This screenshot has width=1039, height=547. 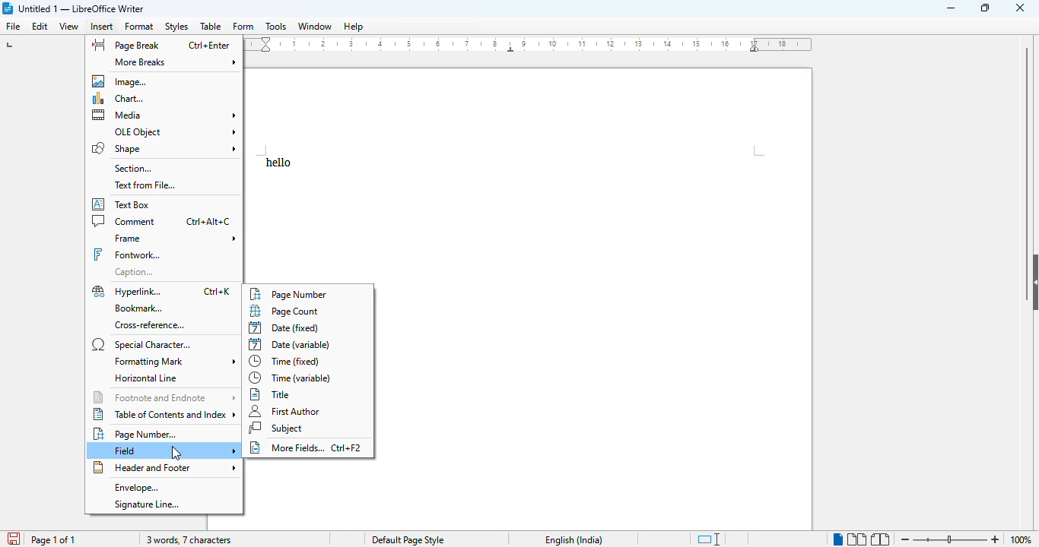 What do you see at coordinates (139, 27) in the screenshot?
I see `format` at bounding box center [139, 27].